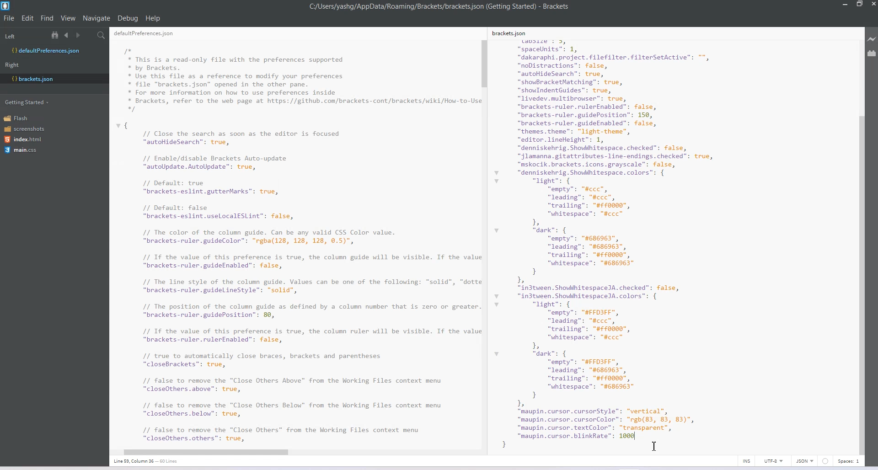  What do you see at coordinates (26, 139) in the screenshot?
I see `index.html` at bounding box center [26, 139].